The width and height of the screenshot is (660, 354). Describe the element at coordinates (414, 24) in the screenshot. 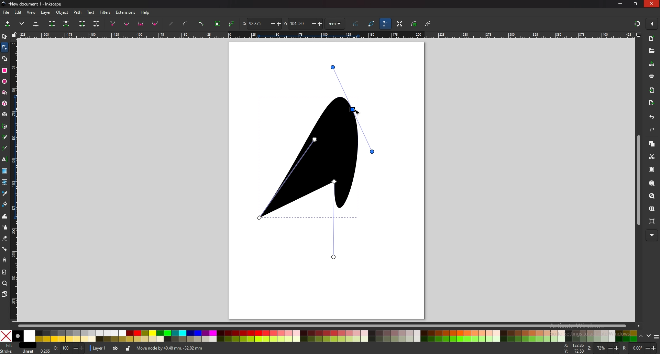

I see `show mask` at that location.